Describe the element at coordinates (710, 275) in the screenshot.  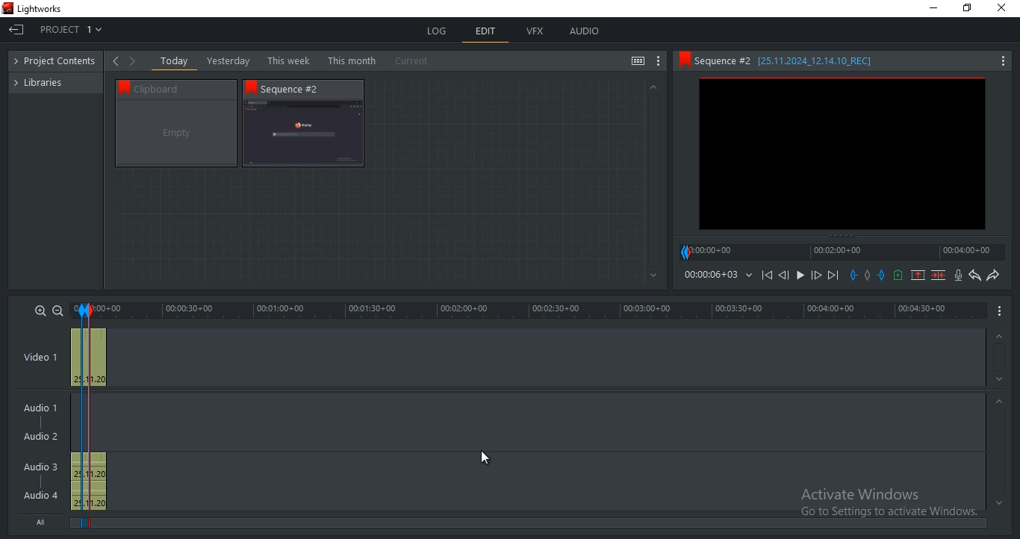
I see `timeline` at that location.